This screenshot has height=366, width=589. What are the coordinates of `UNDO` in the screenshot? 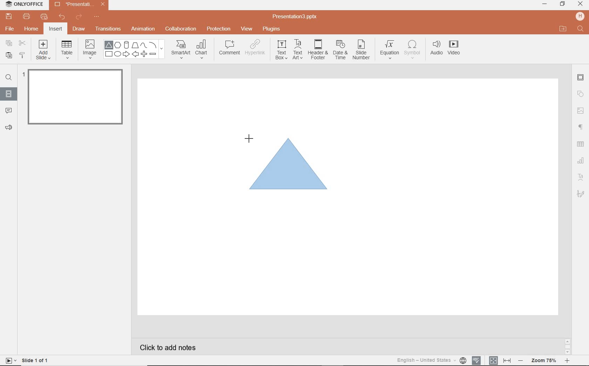 It's located at (62, 17).